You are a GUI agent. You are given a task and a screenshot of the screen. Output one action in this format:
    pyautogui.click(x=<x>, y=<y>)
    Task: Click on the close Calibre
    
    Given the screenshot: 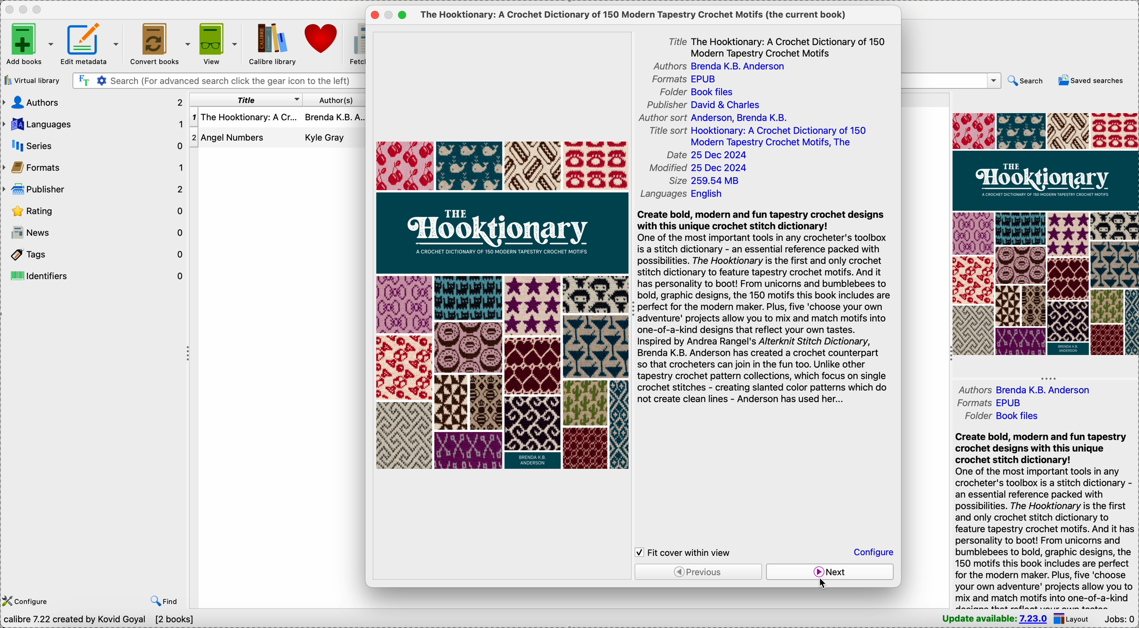 What is the action you would take?
    pyautogui.click(x=8, y=9)
    